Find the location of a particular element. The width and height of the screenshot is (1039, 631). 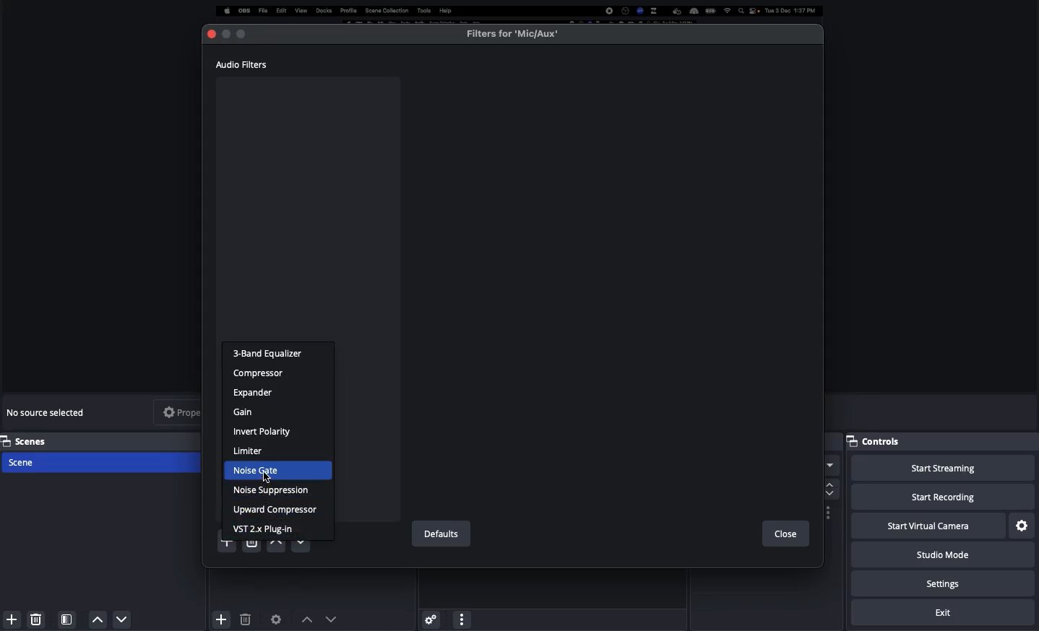

Settings is located at coordinates (1022, 525).